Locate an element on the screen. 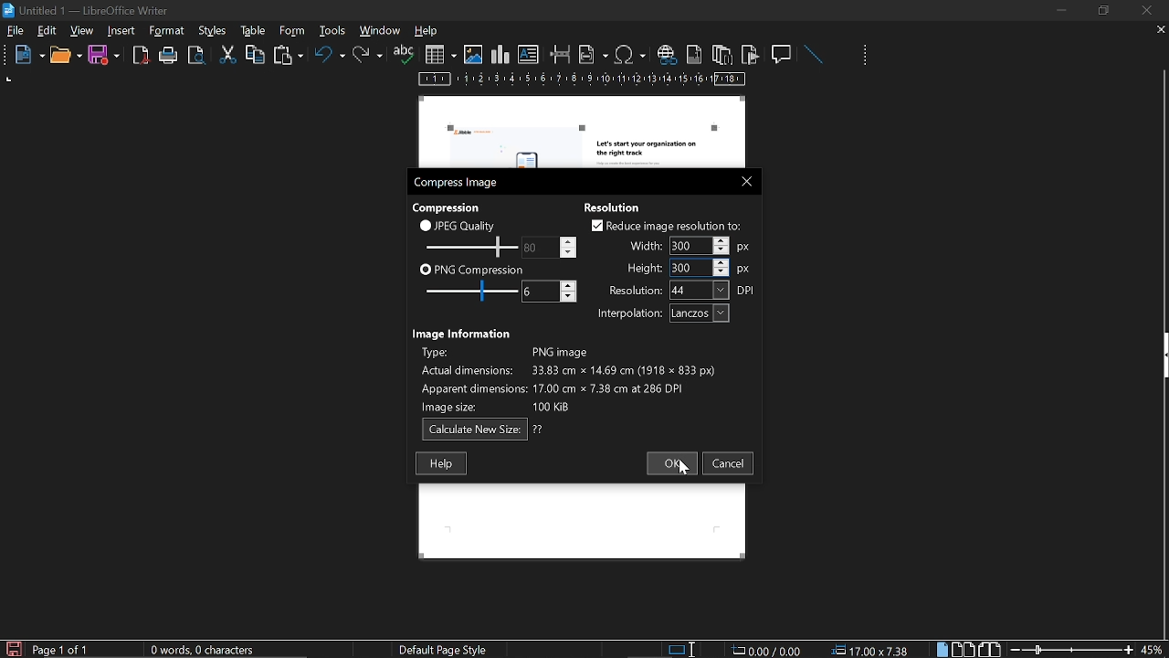  insert table is located at coordinates (440, 55).